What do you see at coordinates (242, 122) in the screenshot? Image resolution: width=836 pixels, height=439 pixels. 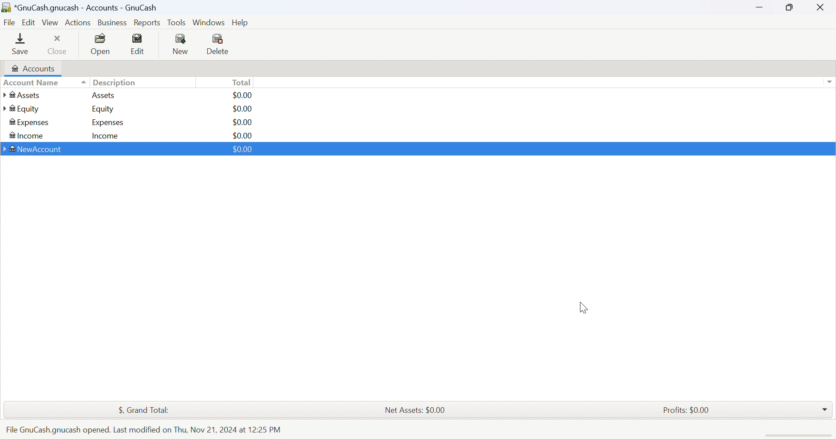 I see `$0.00` at bounding box center [242, 122].